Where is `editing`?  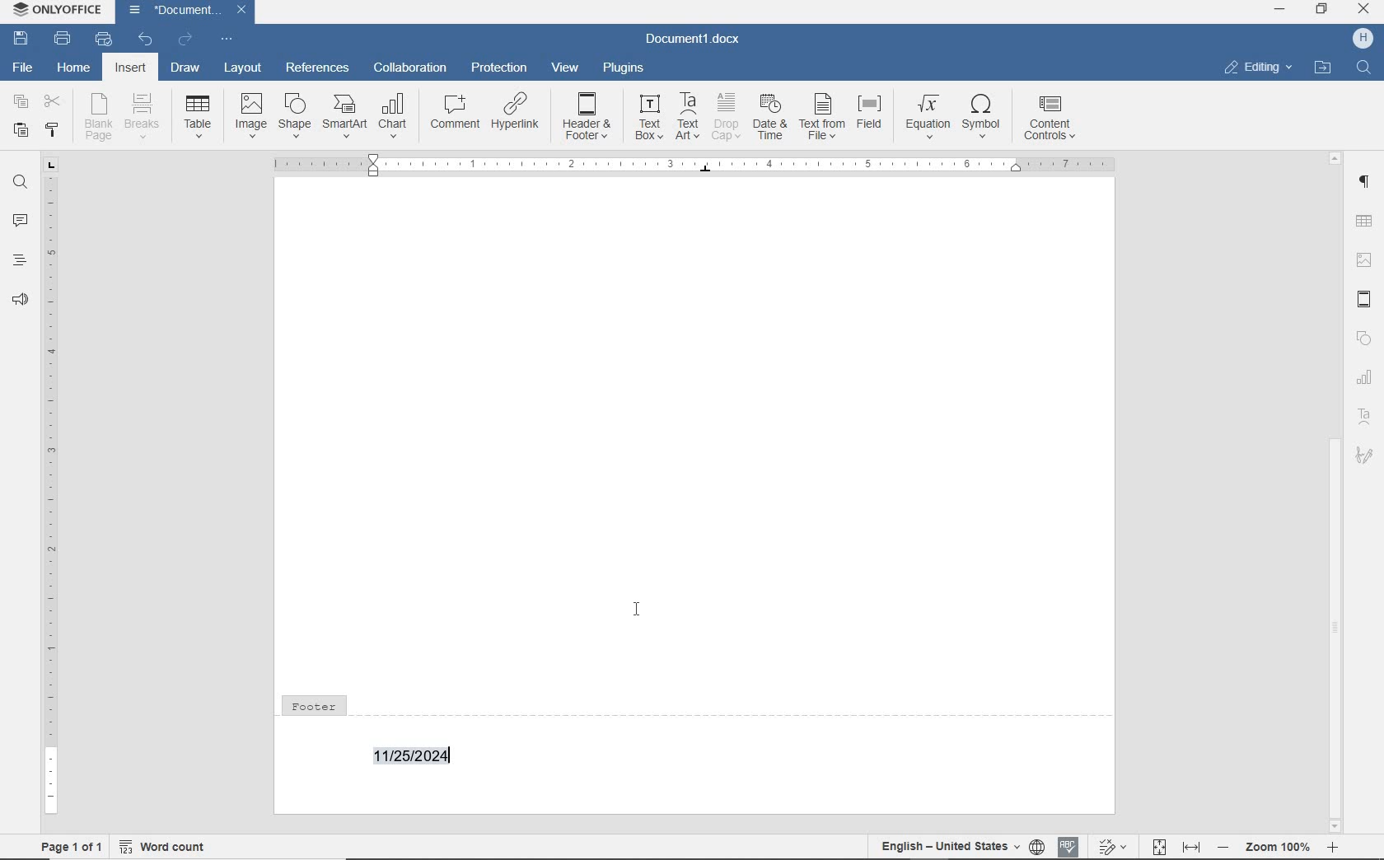 editing is located at coordinates (1259, 68).